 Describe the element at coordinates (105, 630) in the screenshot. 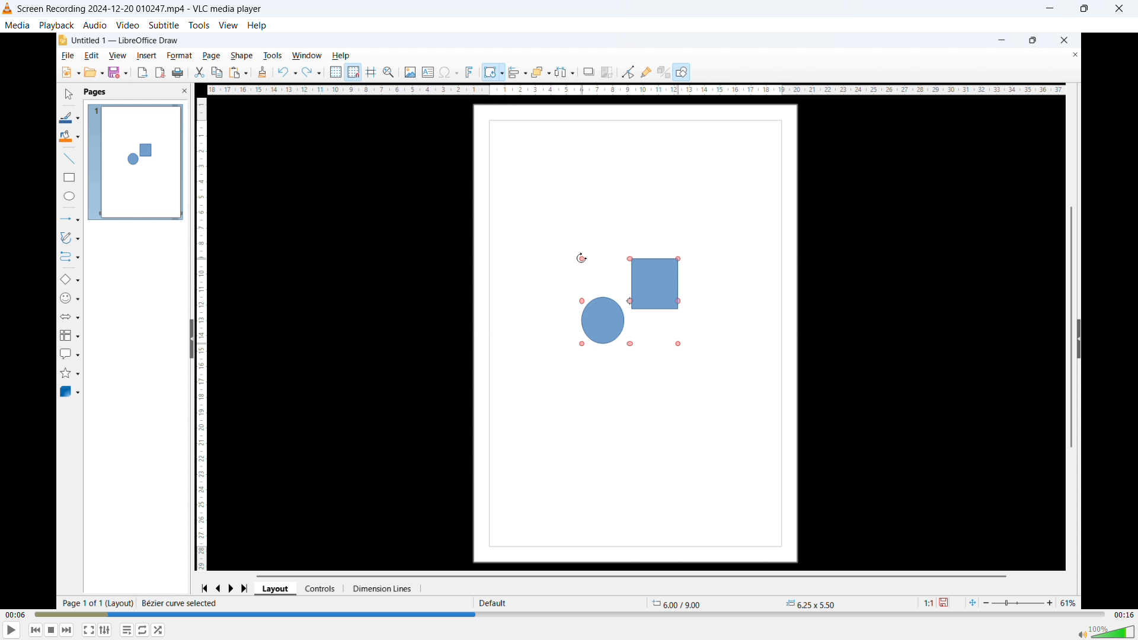

I see `Toggle playlist ` at that location.